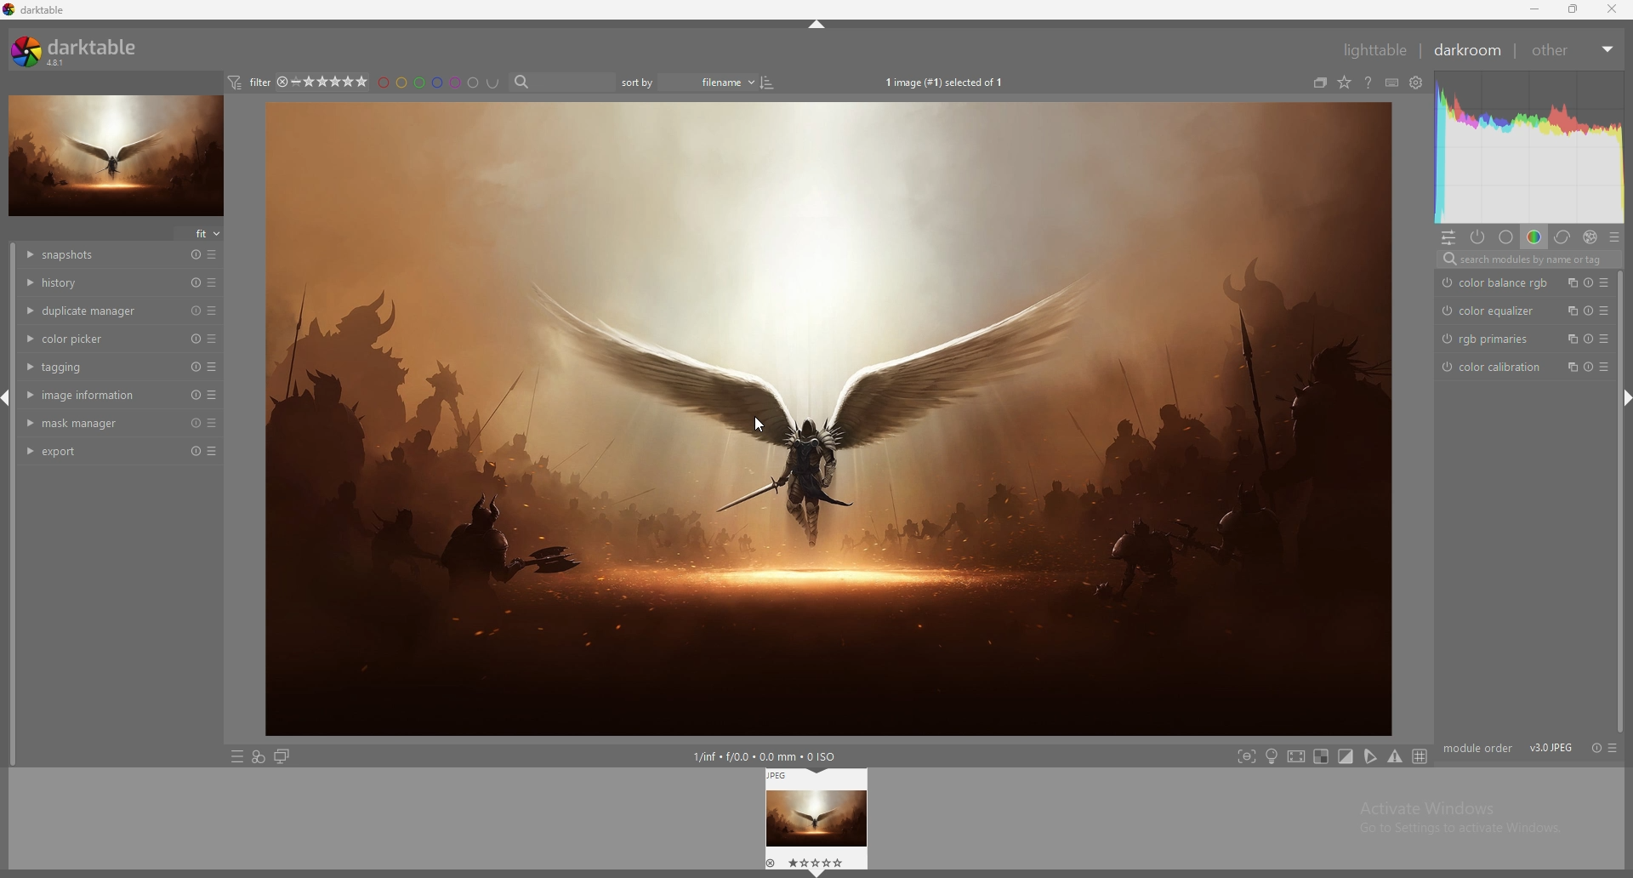  What do you see at coordinates (1448, 238) in the screenshot?
I see `quick actions panel` at bounding box center [1448, 238].